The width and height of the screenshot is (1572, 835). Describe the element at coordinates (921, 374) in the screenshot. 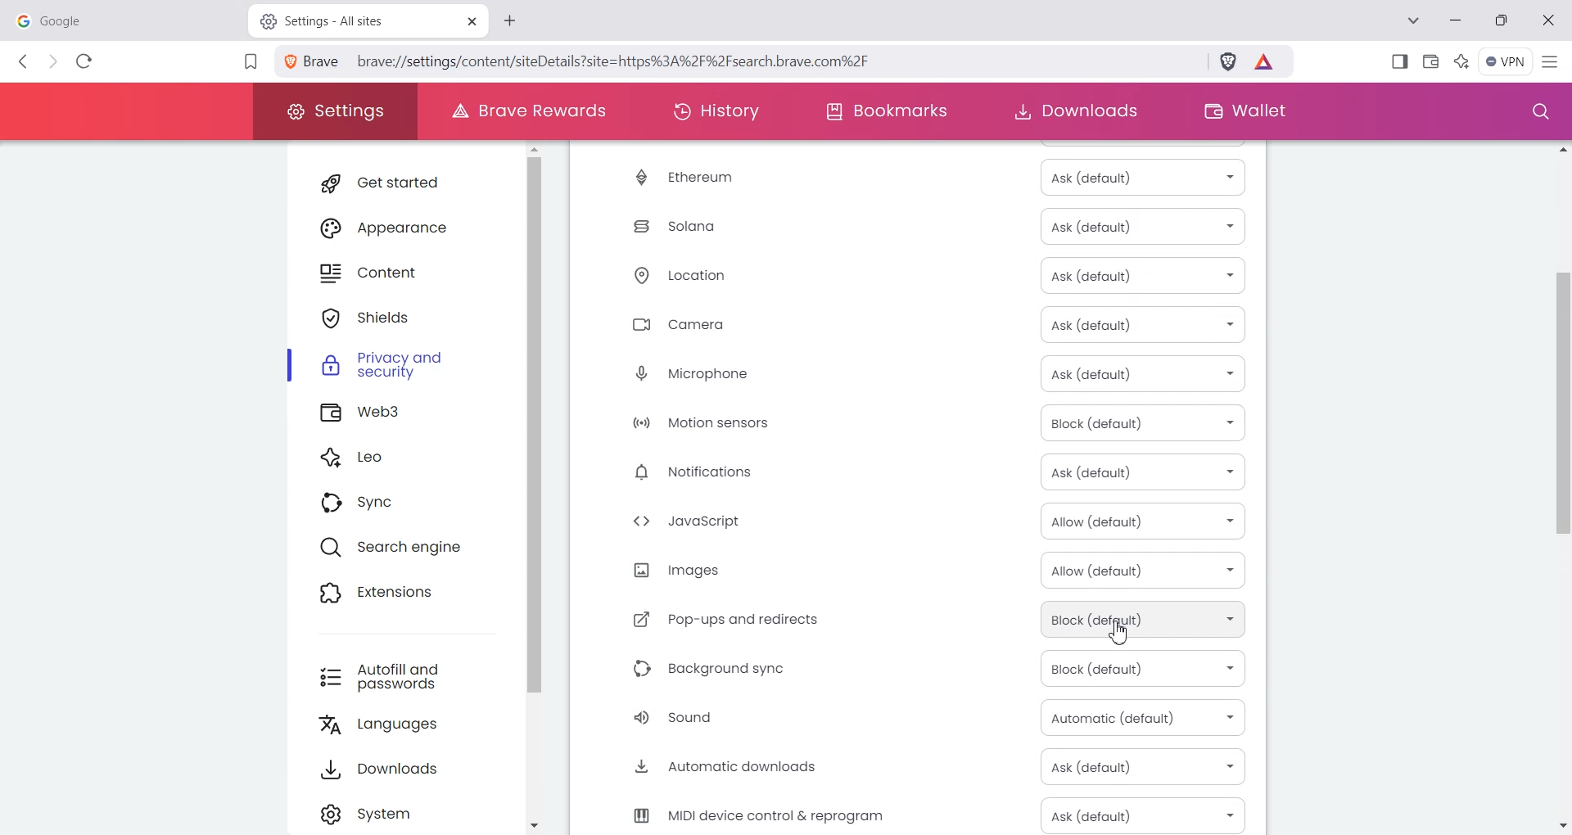

I see `Microphone Ask (Default)` at that location.